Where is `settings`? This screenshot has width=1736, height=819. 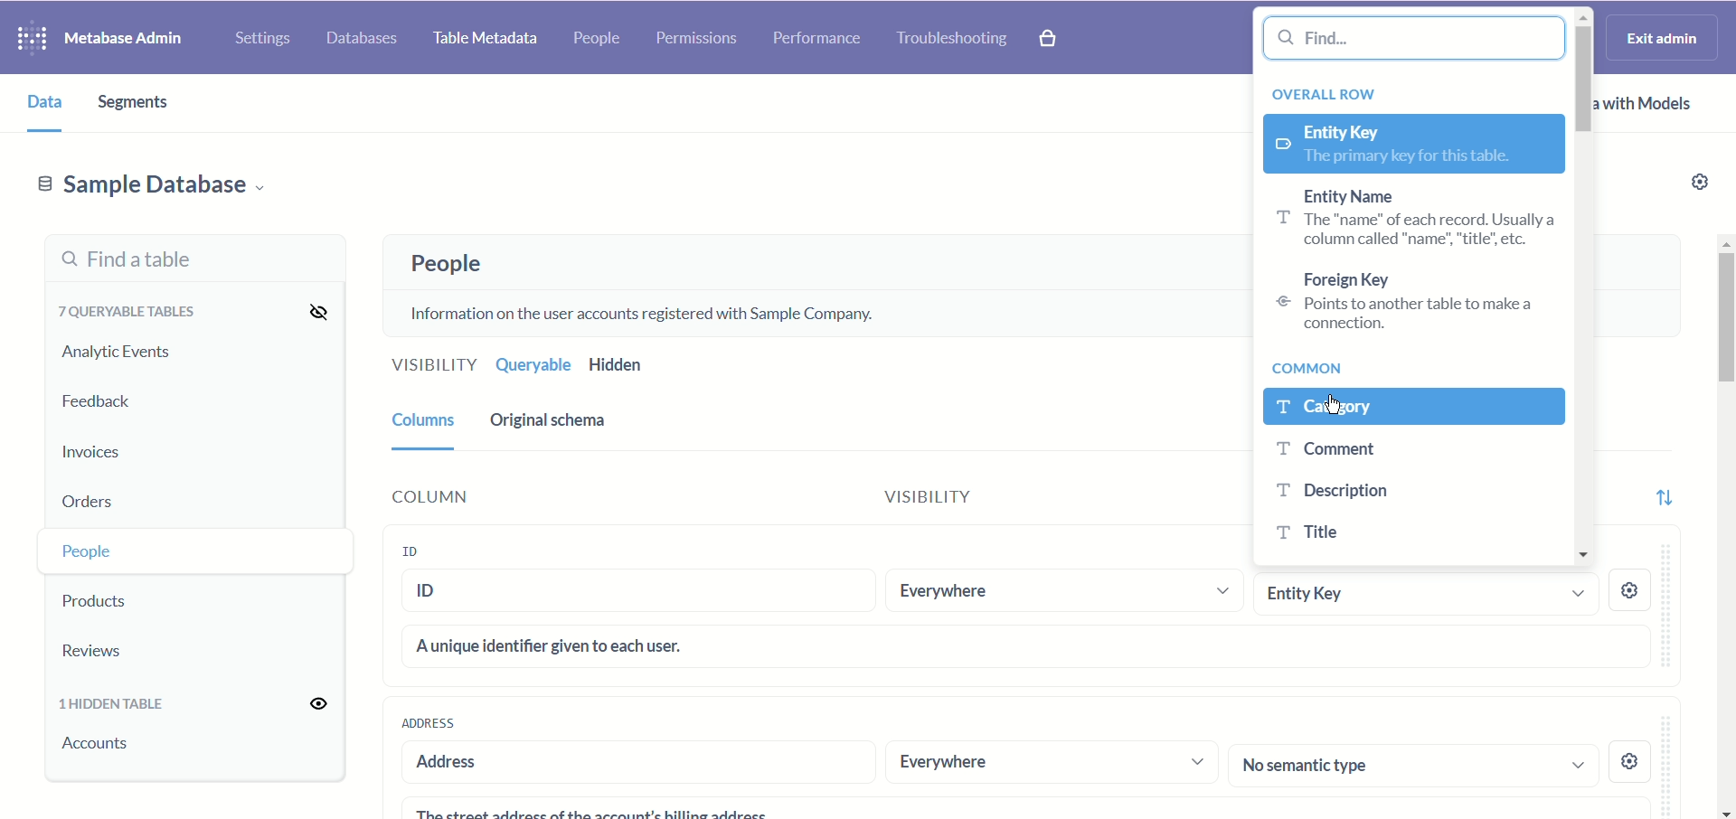 settings is located at coordinates (1632, 758).